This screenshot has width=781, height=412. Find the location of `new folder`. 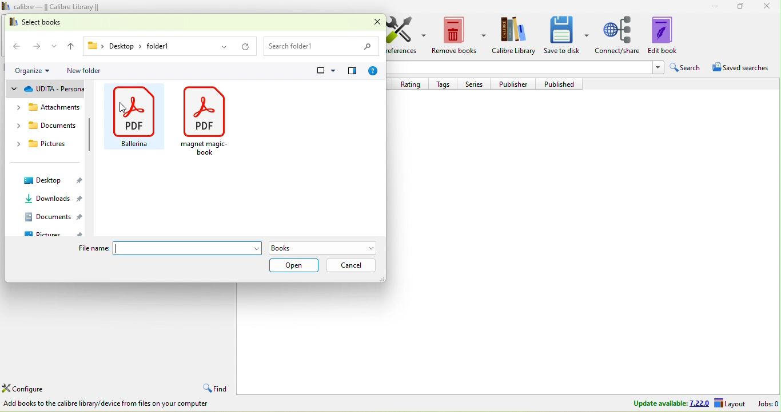

new folder is located at coordinates (86, 71).